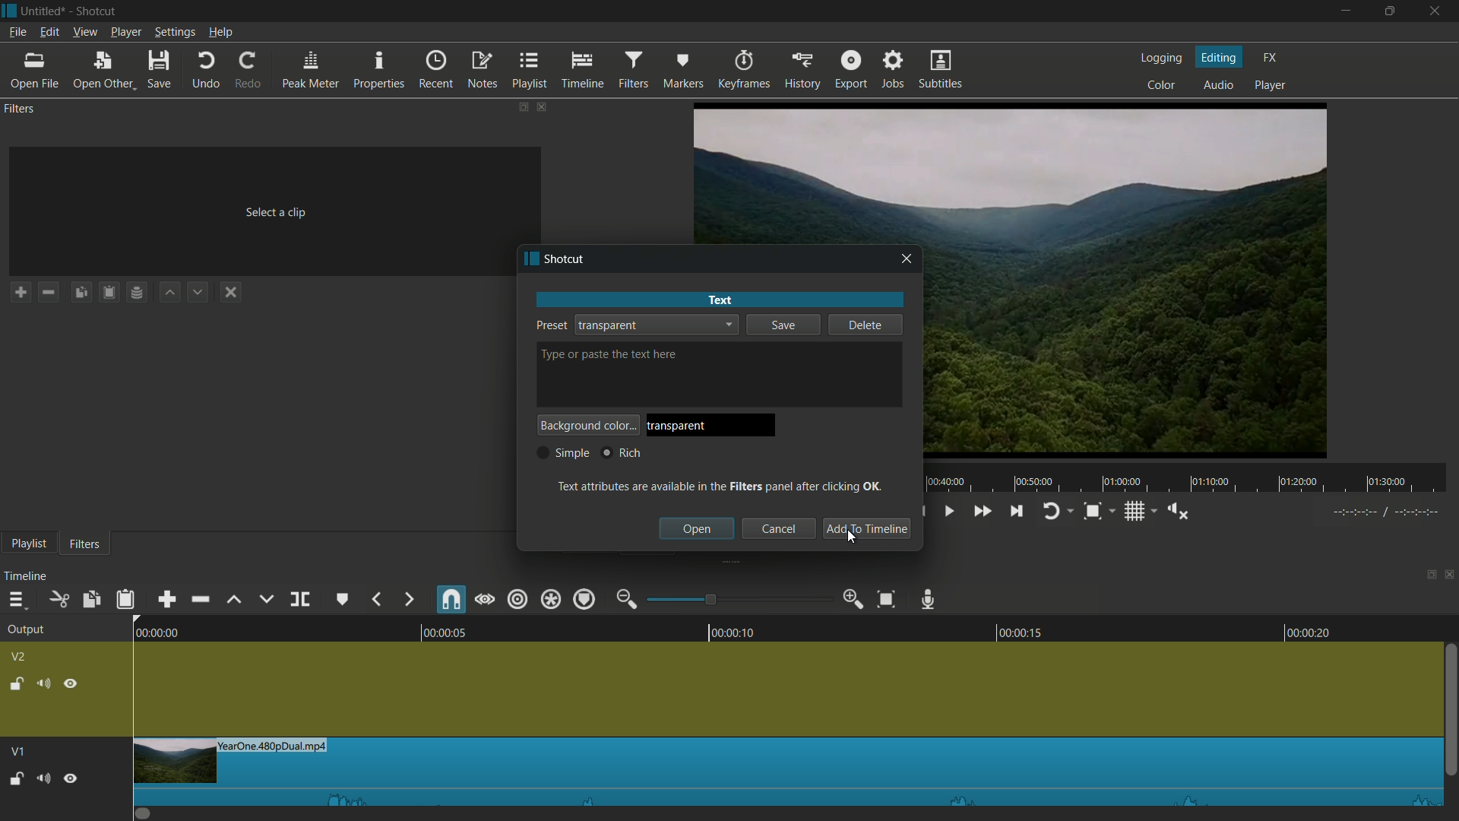 The height and width of the screenshot is (821, 1459). I want to click on mute, so click(43, 683).